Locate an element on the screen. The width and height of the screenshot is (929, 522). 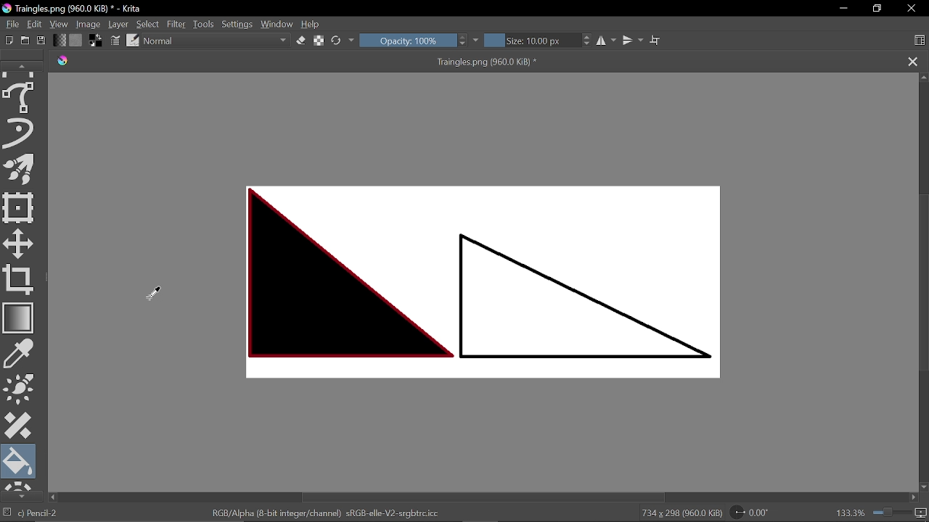
Layer is located at coordinates (119, 25).